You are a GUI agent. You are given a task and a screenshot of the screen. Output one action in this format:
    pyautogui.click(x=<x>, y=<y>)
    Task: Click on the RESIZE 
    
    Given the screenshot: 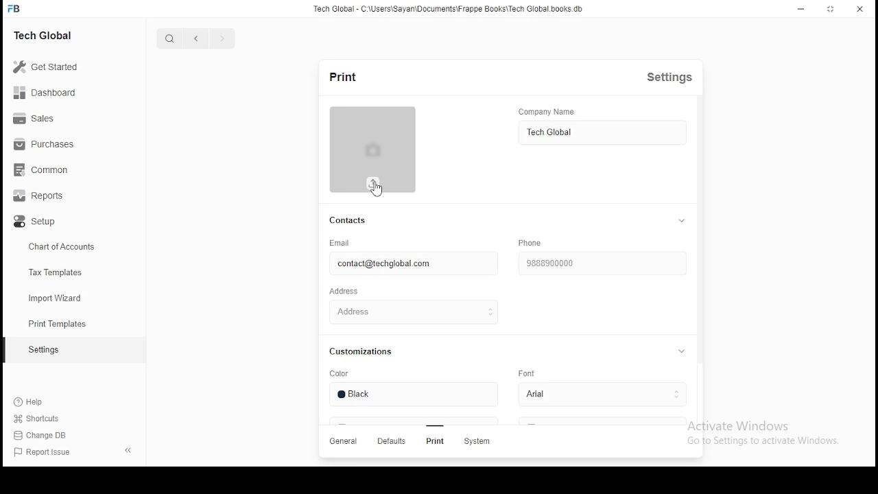 What is the action you would take?
    pyautogui.click(x=832, y=8)
    